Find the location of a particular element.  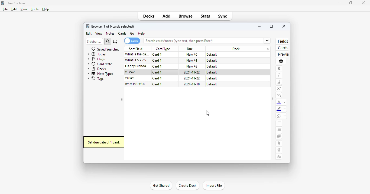

toggle sidebar is located at coordinates (122, 100).